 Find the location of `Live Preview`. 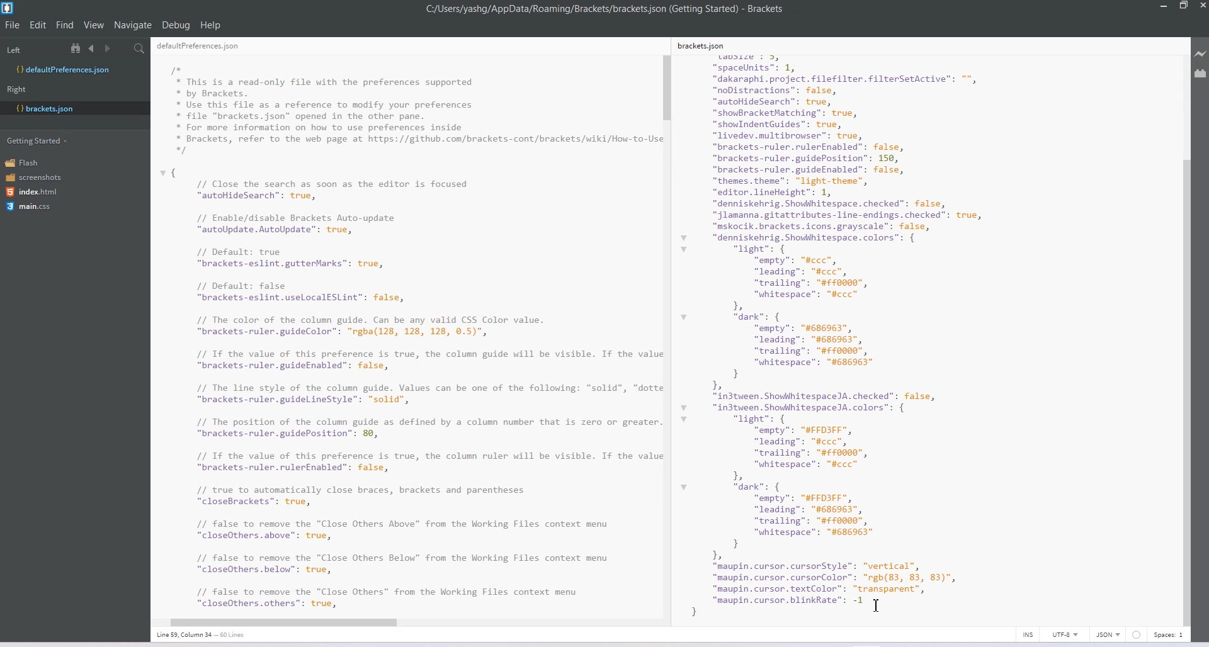

Live Preview is located at coordinates (1201, 54).